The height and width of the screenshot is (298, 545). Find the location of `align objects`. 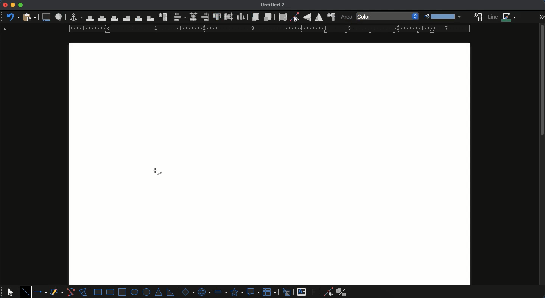

align objects is located at coordinates (180, 17).